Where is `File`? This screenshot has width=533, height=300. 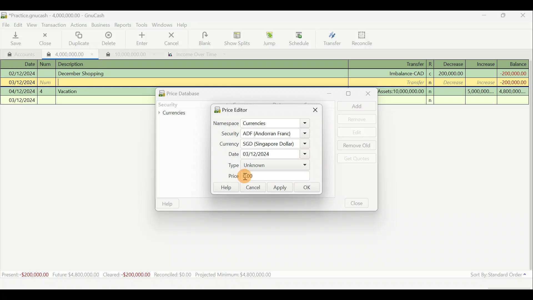
File is located at coordinates (6, 24).